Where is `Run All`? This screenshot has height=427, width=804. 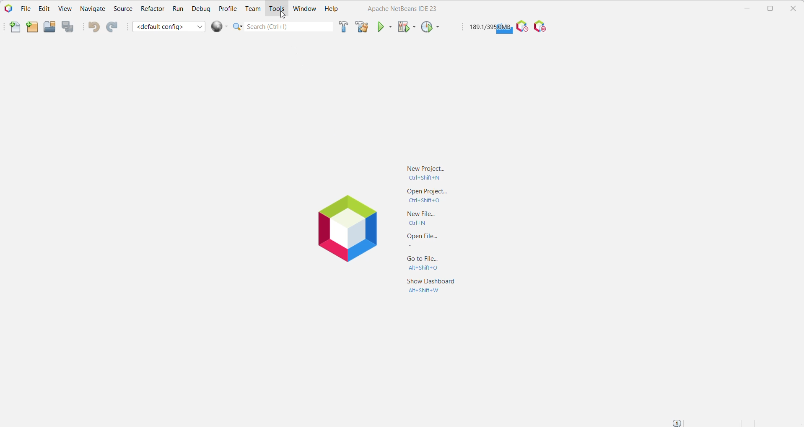 Run All is located at coordinates (220, 26).